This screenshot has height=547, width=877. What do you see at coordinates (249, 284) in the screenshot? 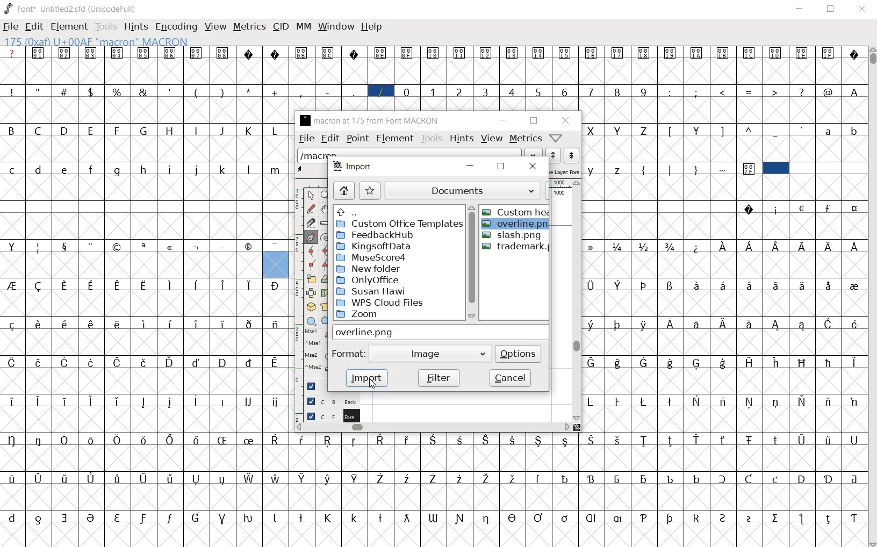
I see `Symbol` at bounding box center [249, 284].